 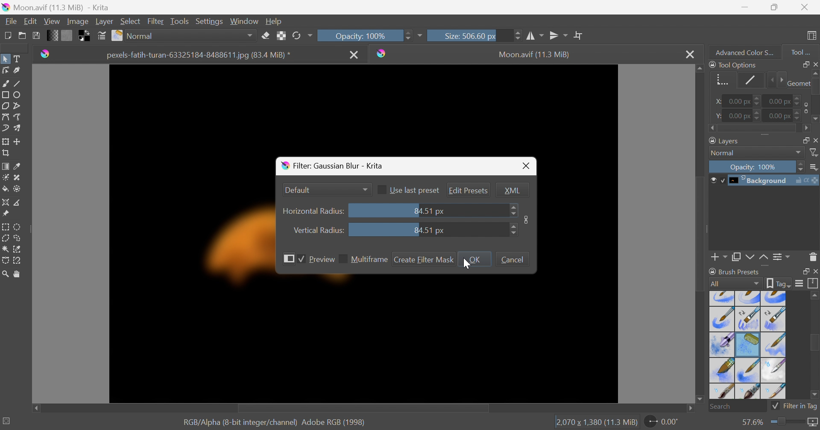 What do you see at coordinates (699, 401) in the screenshot?
I see `Scroll down` at bounding box center [699, 401].